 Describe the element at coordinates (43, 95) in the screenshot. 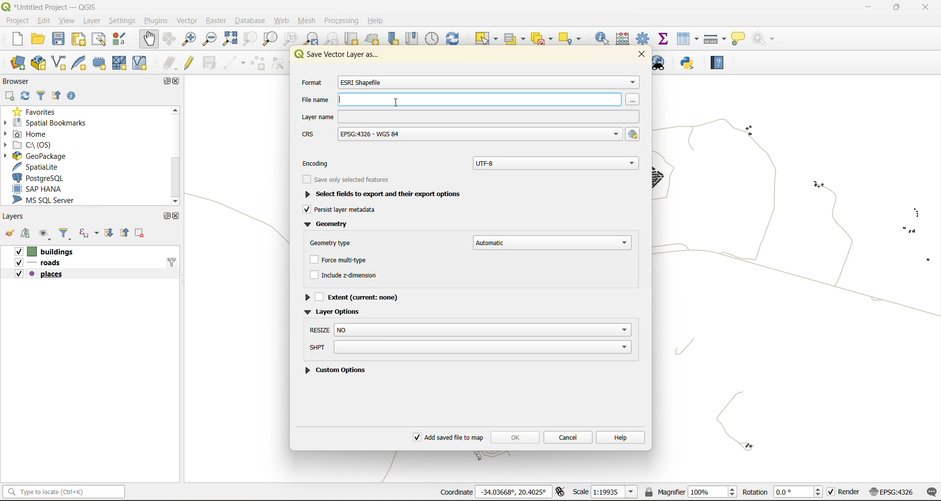

I see `filter` at that location.